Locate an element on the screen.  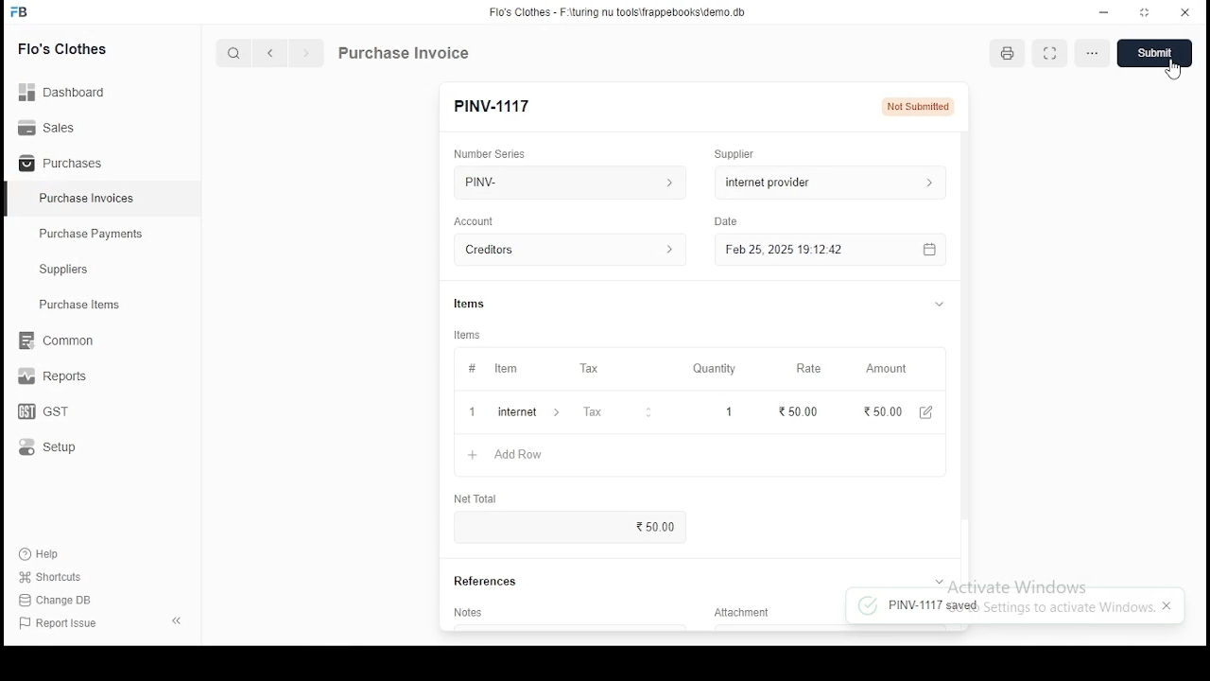
Rate is located at coordinates (810, 368).